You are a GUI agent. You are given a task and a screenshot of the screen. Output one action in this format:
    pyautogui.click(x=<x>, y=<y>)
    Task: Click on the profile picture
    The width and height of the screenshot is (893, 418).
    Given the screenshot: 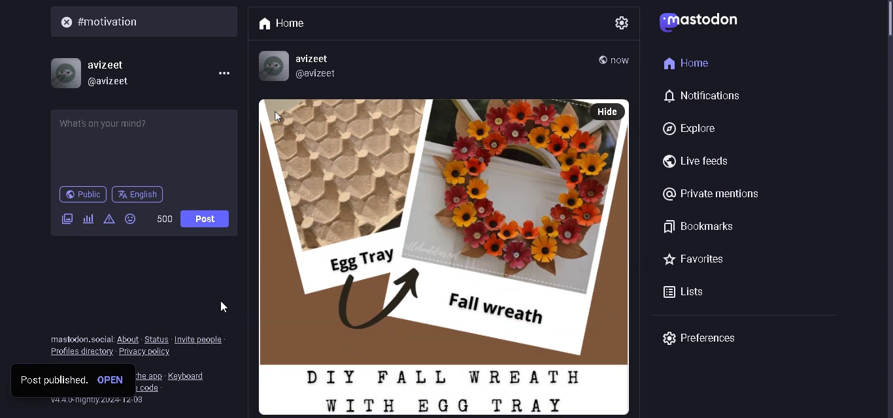 What is the action you would take?
    pyautogui.click(x=65, y=71)
    